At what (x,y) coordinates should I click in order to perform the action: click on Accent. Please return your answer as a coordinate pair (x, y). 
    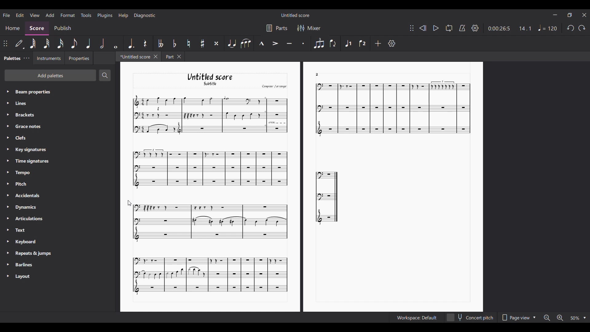
    Looking at the image, I should click on (275, 43).